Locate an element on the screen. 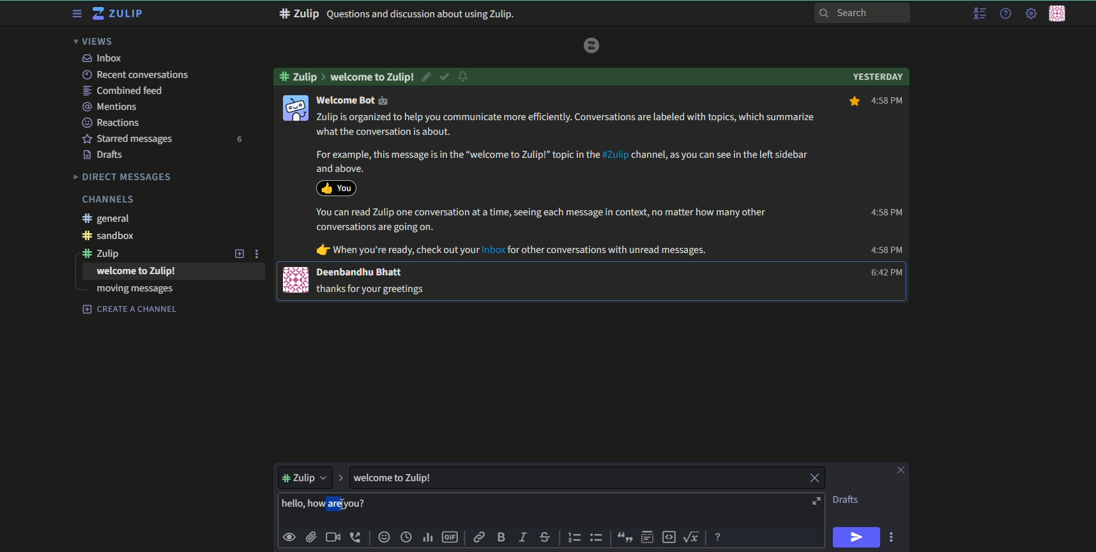  bold is located at coordinates (501, 538).